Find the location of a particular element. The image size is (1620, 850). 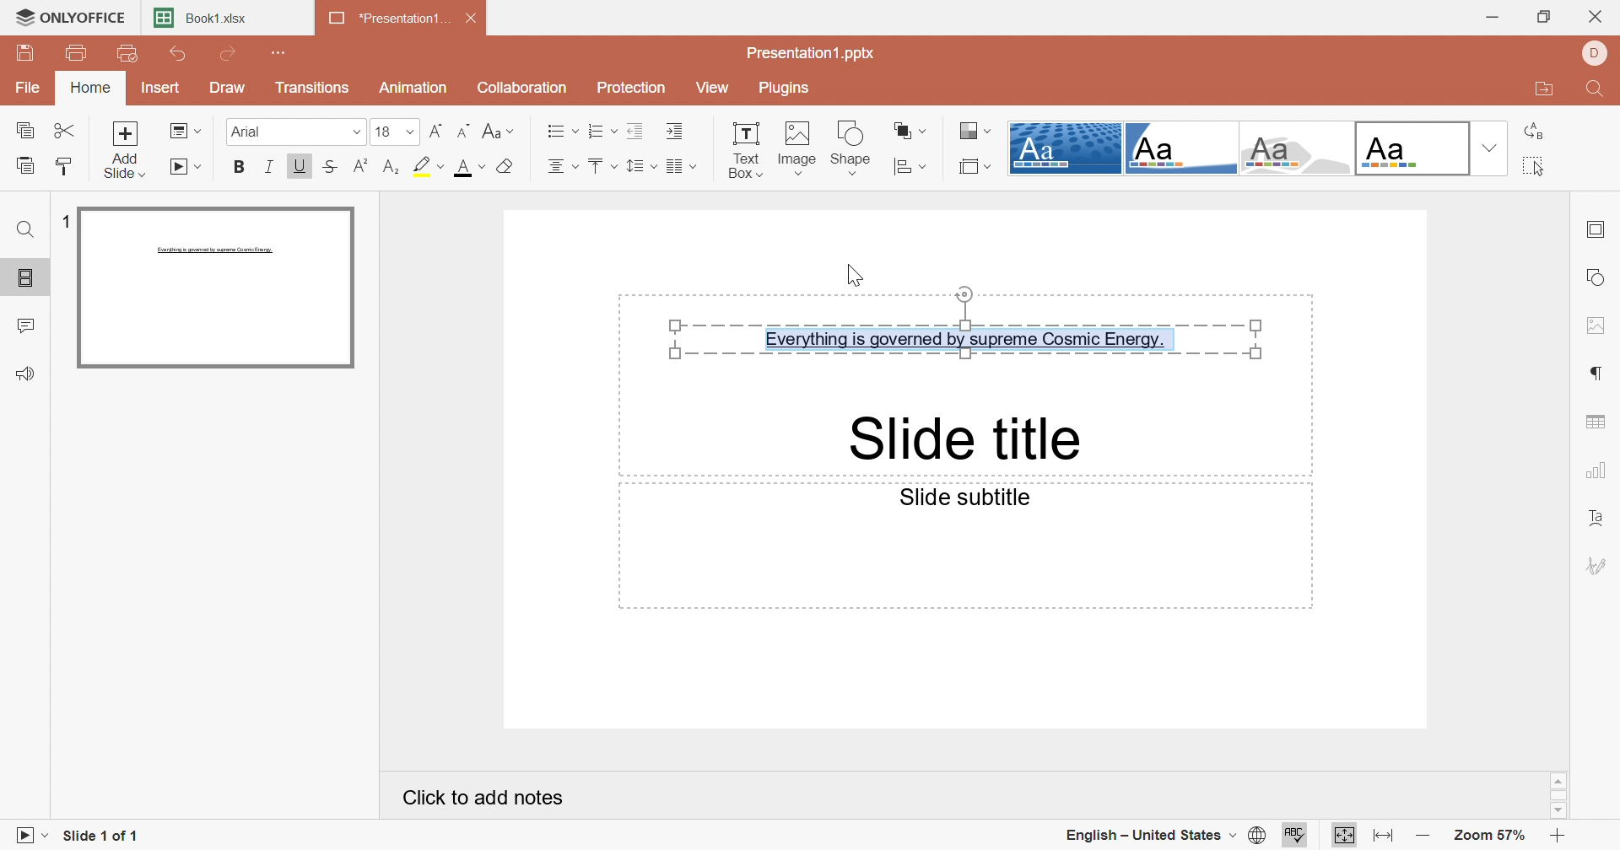

Set document language is located at coordinates (1259, 836).